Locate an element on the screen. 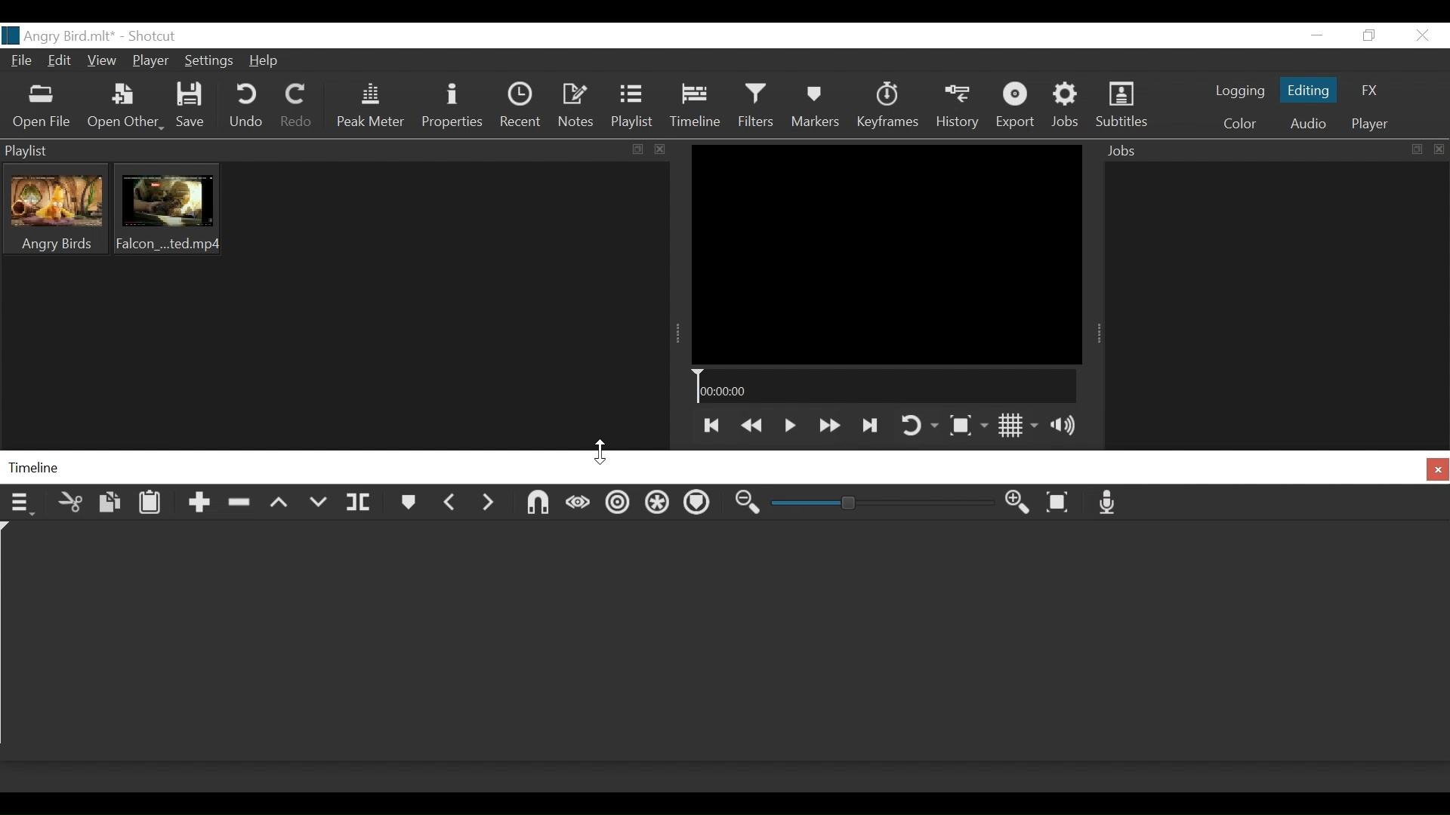 The width and height of the screenshot is (1450, 815). Undo is located at coordinates (246, 107).